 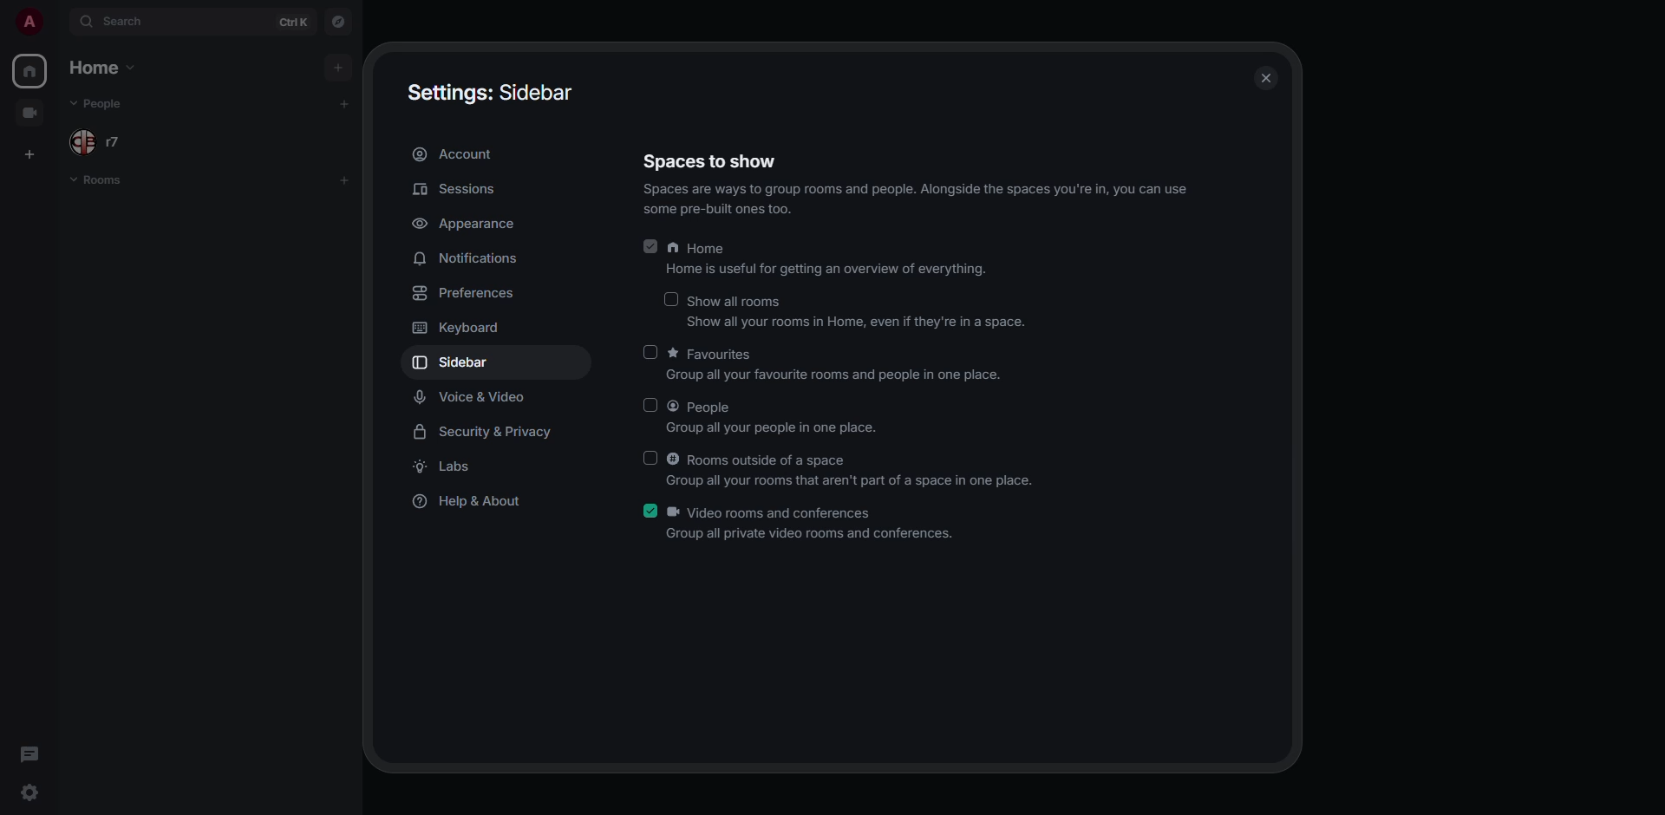 What do you see at coordinates (100, 141) in the screenshot?
I see `people` at bounding box center [100, 141].